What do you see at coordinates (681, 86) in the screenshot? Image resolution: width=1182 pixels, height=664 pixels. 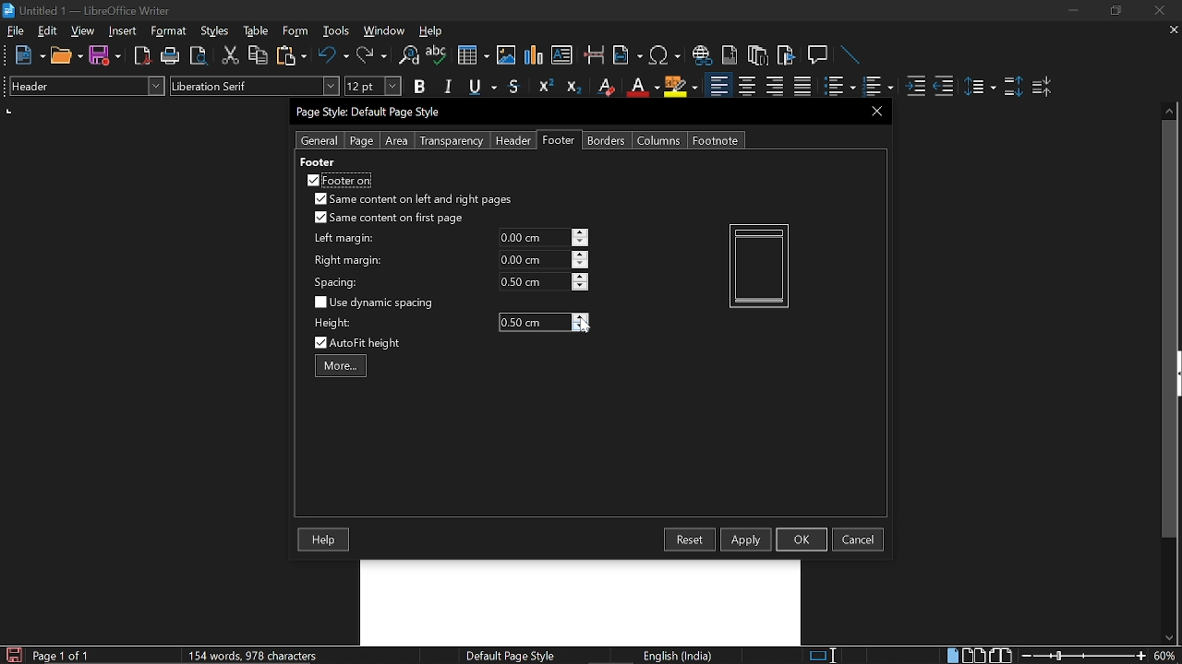 I see `Highlight` at bounding box center [681, 86].